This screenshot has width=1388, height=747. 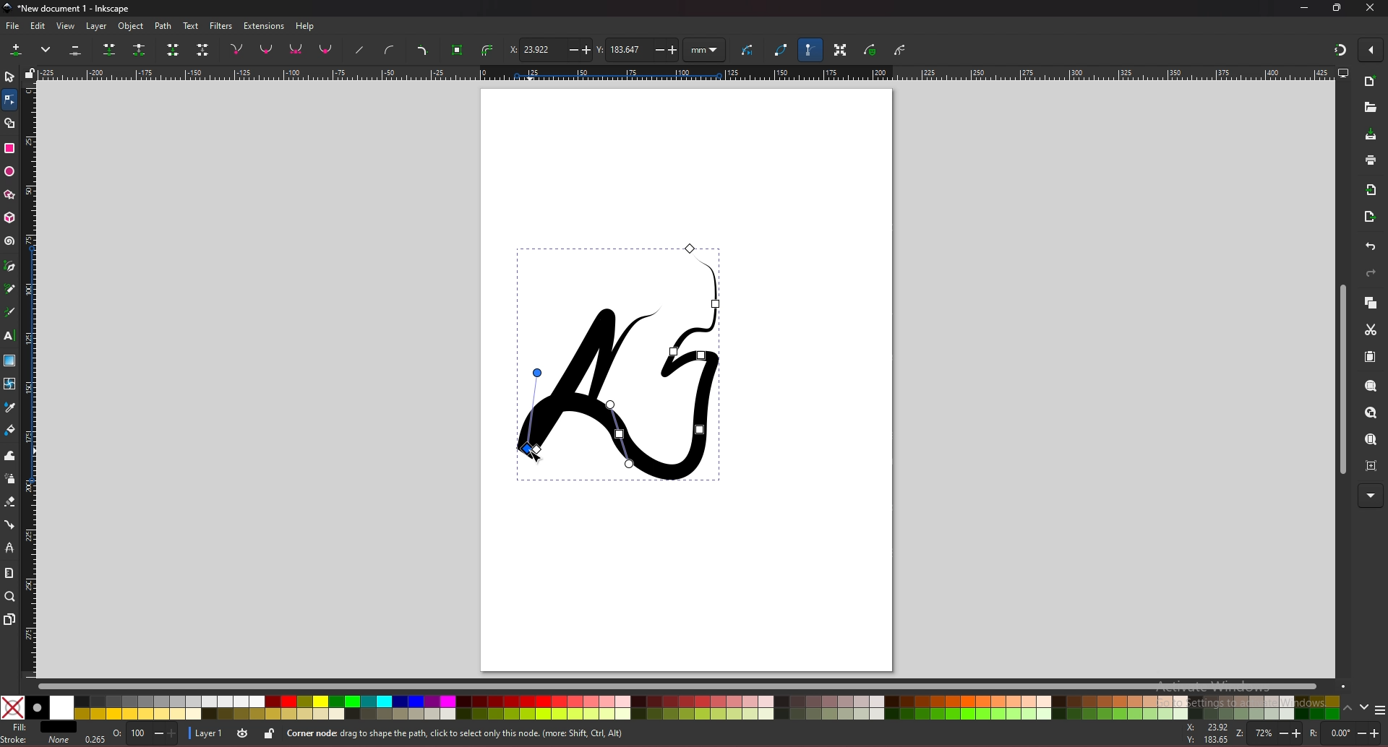 I want to click on measure, so click(x=9, y=571).